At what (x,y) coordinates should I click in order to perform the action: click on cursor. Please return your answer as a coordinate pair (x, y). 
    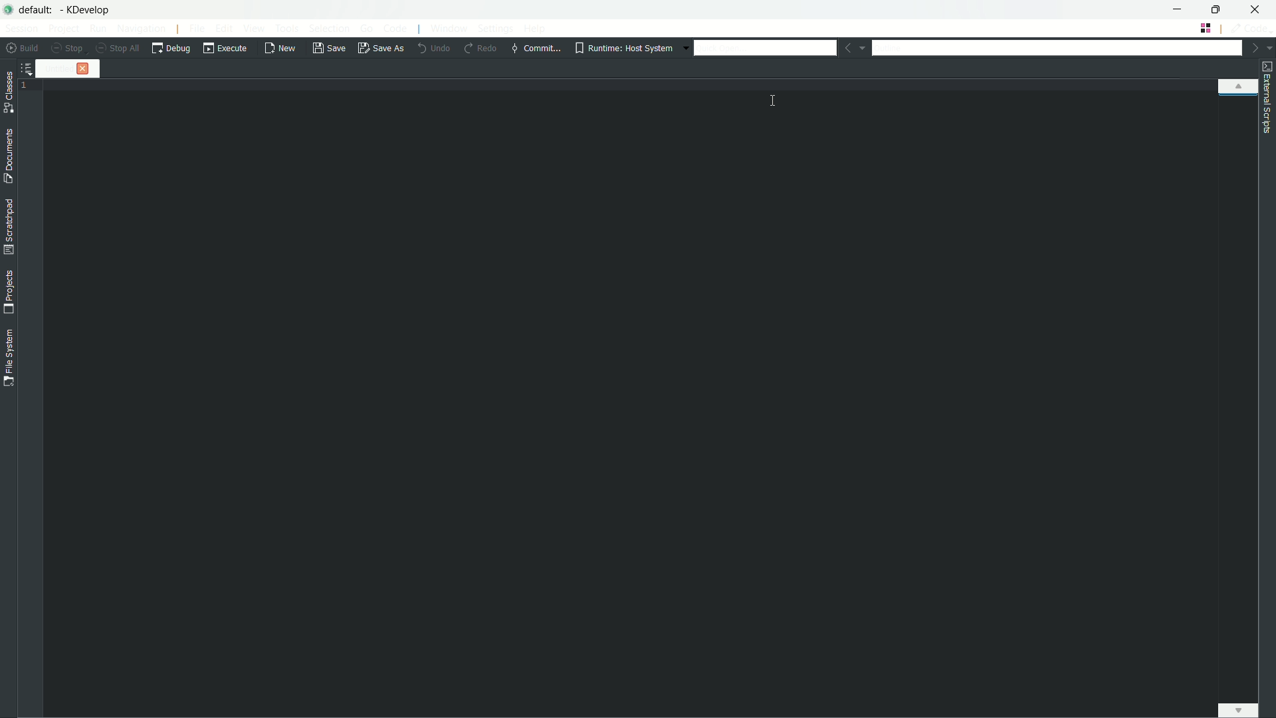
    Looking at the image, I should click on (774, 96).